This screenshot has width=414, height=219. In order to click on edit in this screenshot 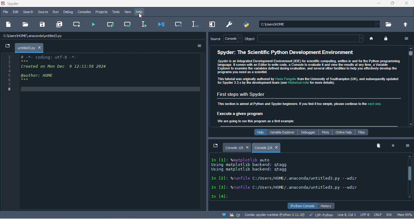, I will do `click(15, 12)`.